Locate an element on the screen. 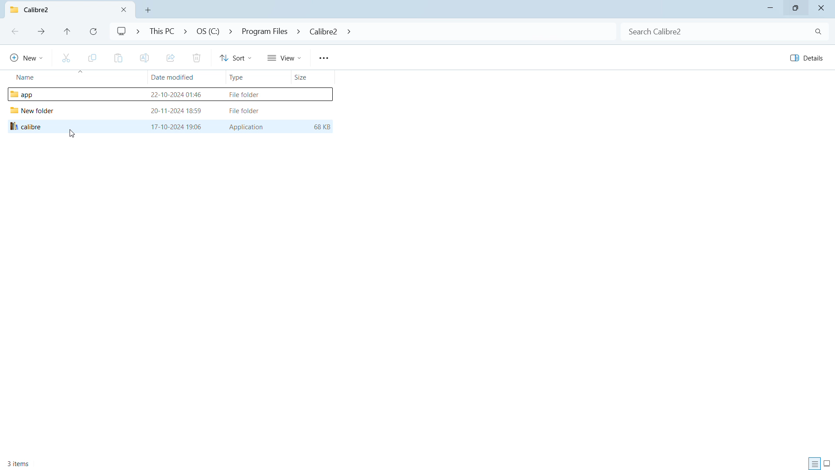 The height and width of the screenshot is (470, 835). sort by size is located at coordinates (313, 77).